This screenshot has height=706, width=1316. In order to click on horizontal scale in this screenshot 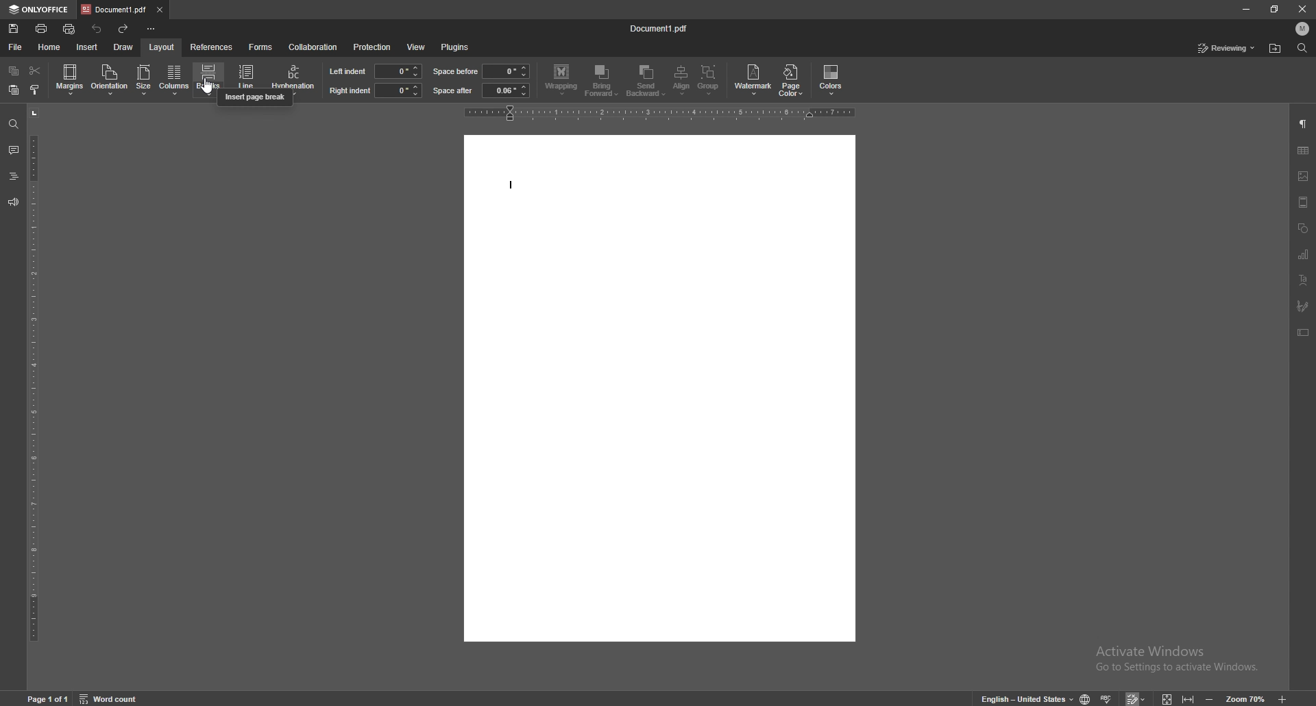, I will do `click(660, 114)`.